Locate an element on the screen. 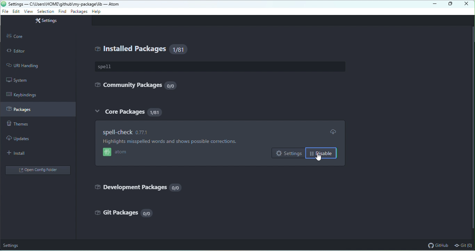 This screenshot has width=475, height=251. core is located at coordinates (39, 37).